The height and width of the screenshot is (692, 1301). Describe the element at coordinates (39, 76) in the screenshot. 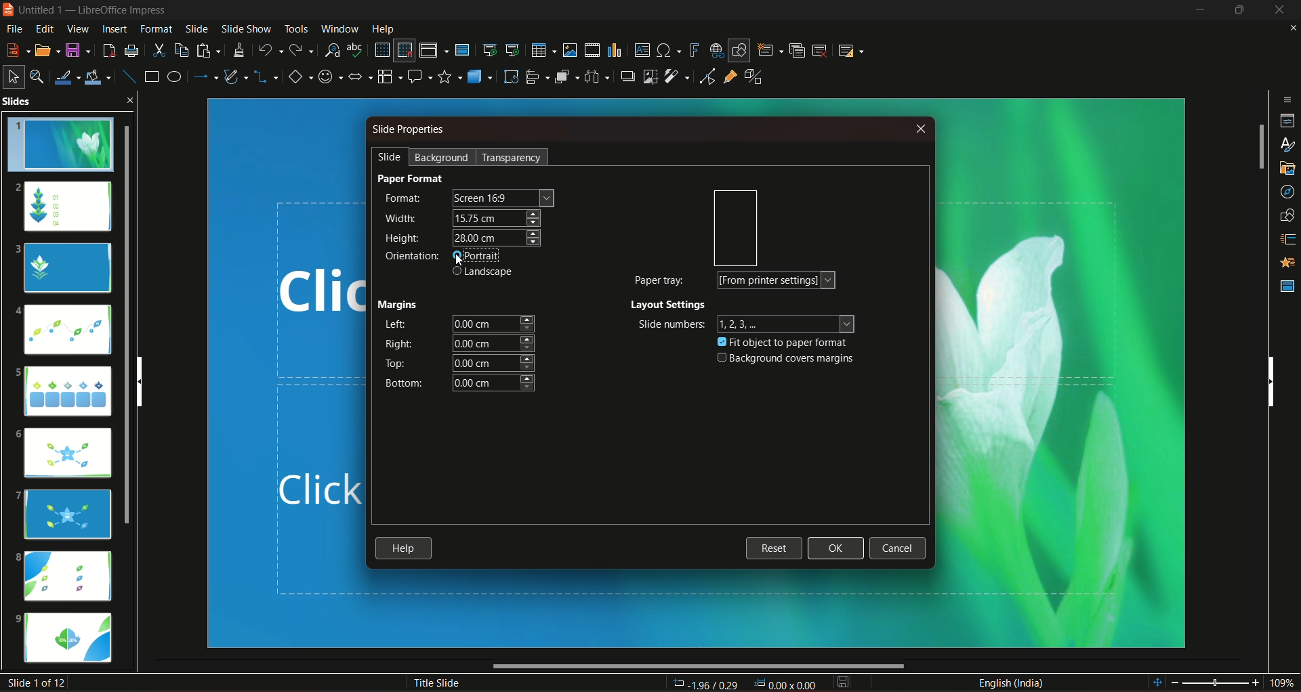

I see `zoom and pan` at that location.